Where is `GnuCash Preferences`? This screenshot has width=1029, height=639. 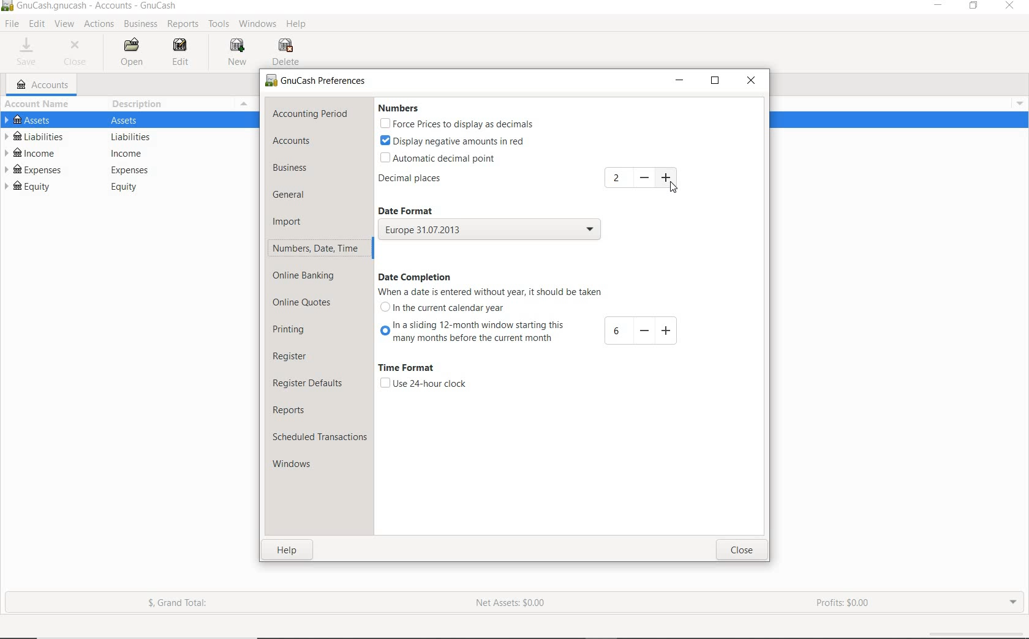
GnuCash Preferences is located at coordinates (317, 81).